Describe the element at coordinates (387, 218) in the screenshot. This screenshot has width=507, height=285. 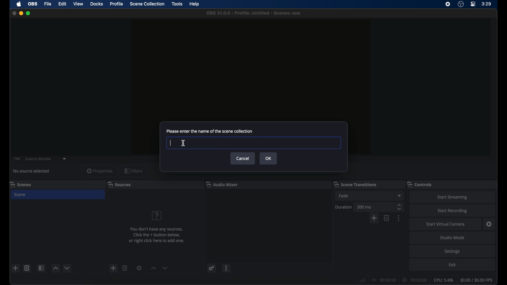
I see `delete` at that location.